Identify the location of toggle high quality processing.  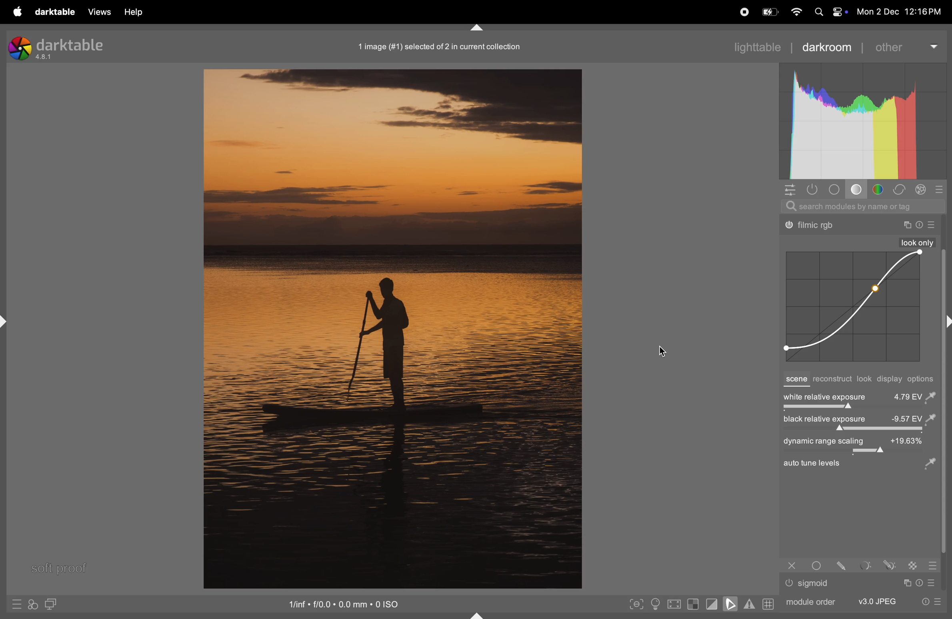
(675, 605).